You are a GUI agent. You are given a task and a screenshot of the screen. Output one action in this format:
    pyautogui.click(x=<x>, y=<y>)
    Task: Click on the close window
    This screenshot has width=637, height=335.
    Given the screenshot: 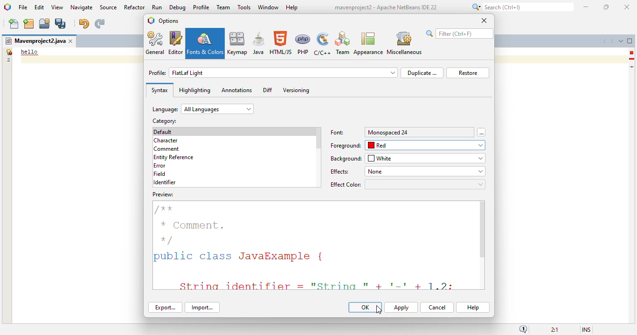 What is the action you would take?
    pyautogui.click(x=71, y=41)
    